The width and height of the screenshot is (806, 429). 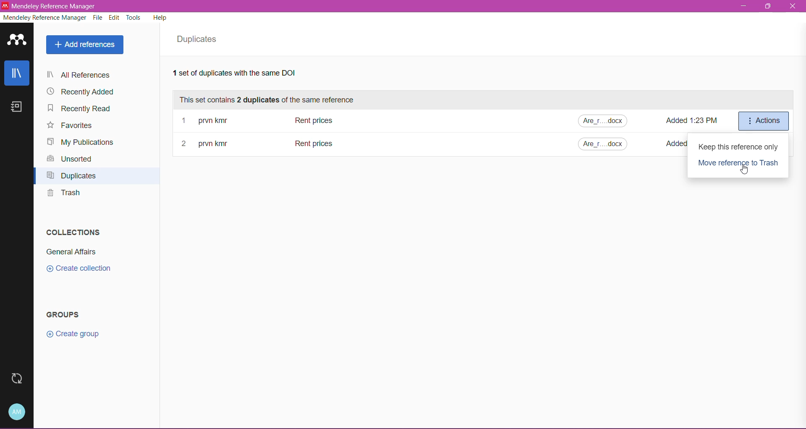 What do you see at coordinates (66, 315) in the screenshot?
I see `Groups` at bounding box center [66, 315].